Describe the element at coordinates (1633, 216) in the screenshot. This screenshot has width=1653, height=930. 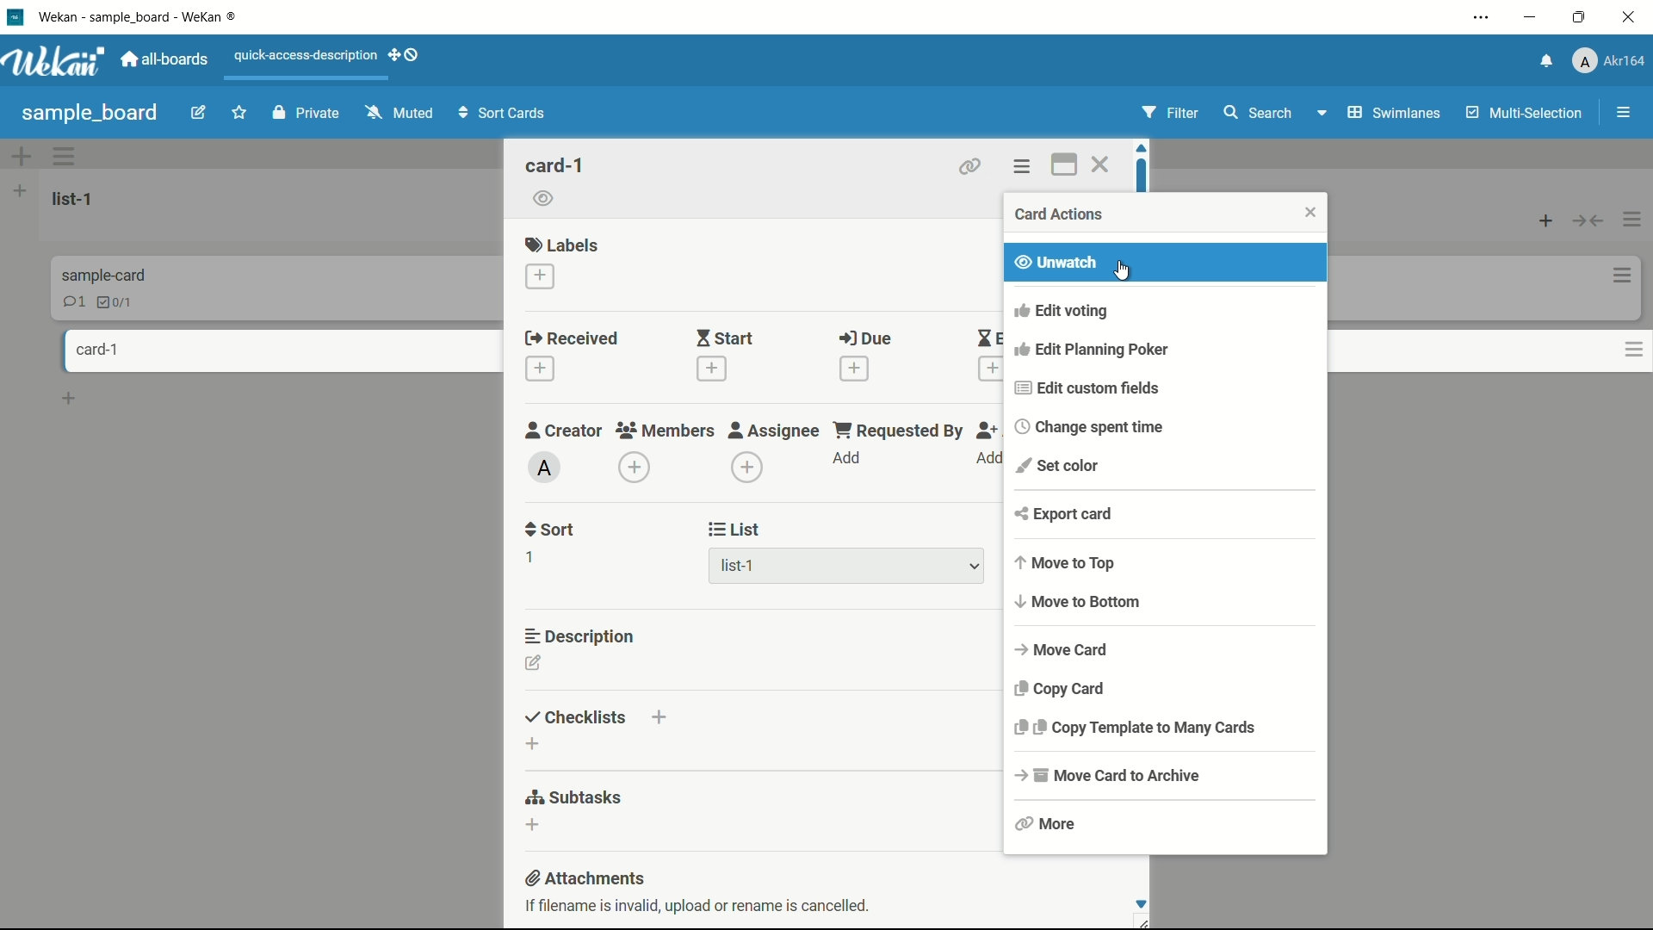
I see `list actions` at that location.